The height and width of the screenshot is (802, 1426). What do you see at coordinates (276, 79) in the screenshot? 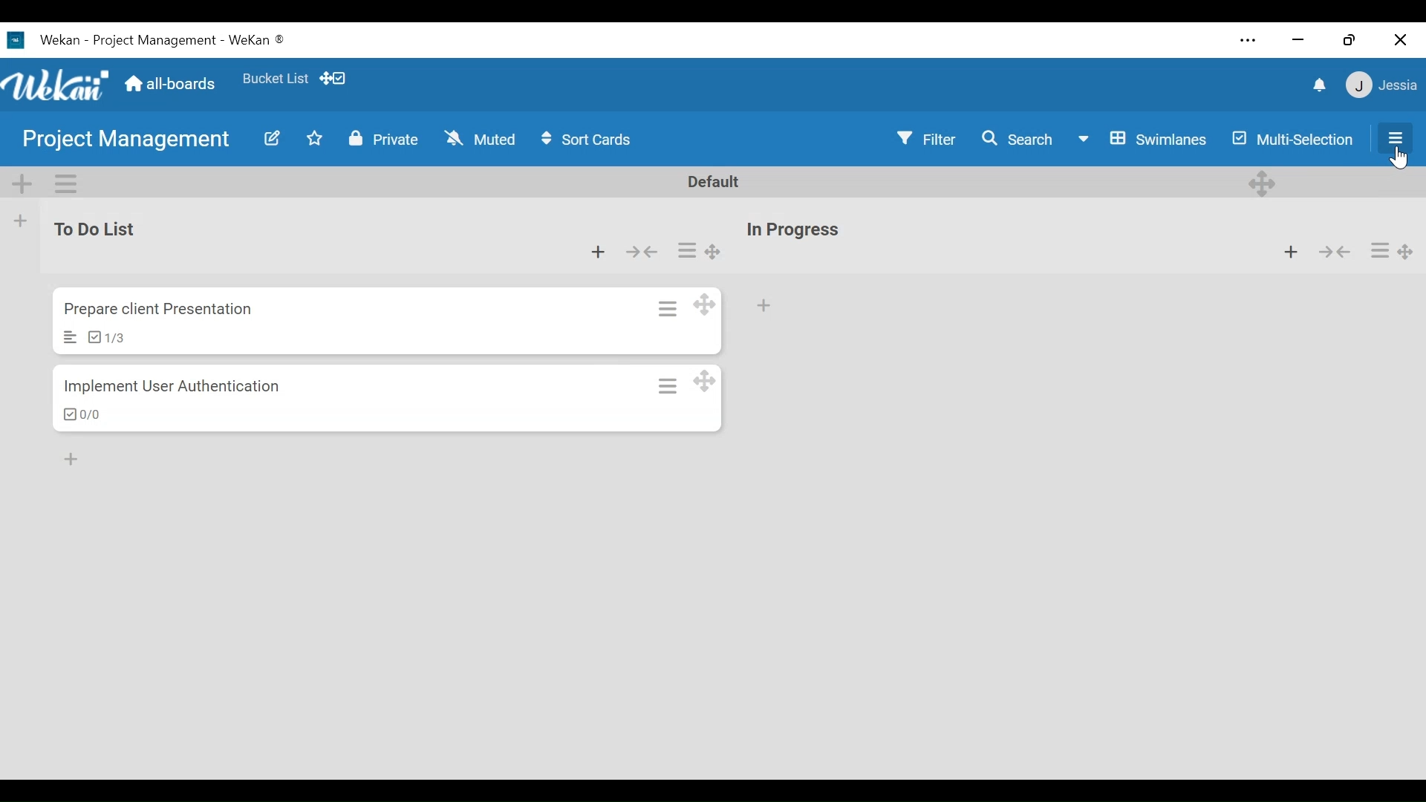
I see `Favorite` at bounding box center [276, 79].